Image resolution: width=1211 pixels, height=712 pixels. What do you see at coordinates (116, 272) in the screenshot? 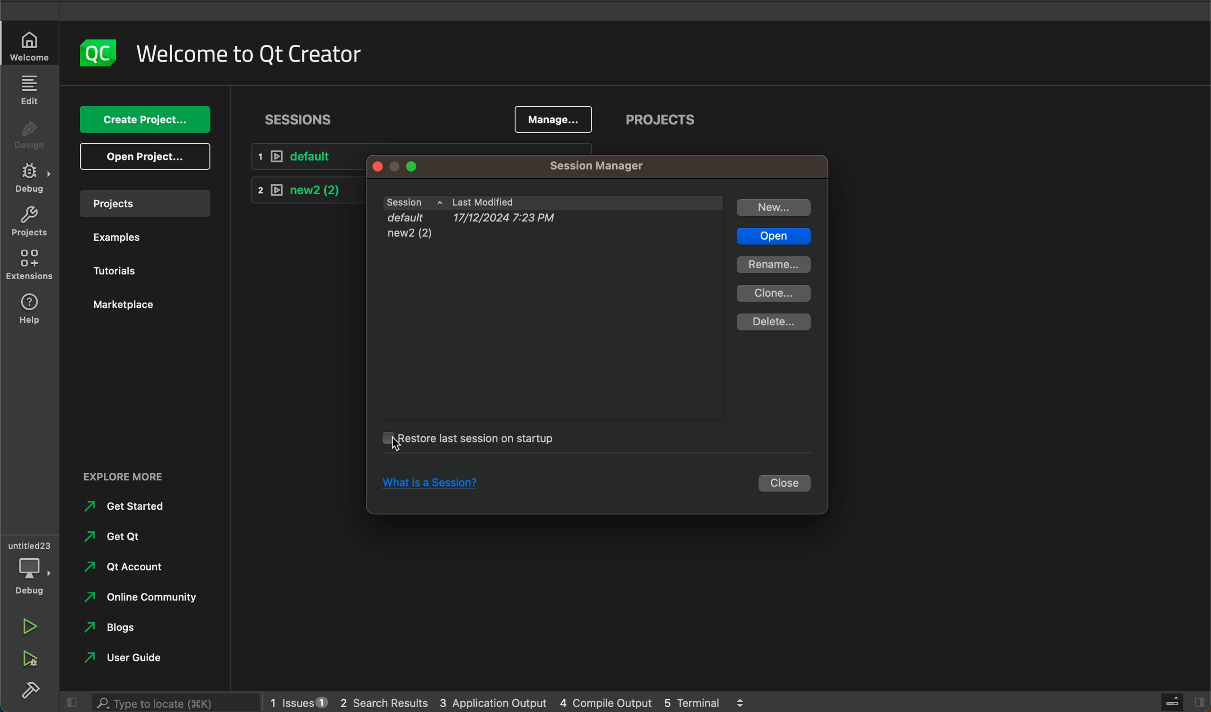
I see `tutorials` at bounding box center [116, 272].